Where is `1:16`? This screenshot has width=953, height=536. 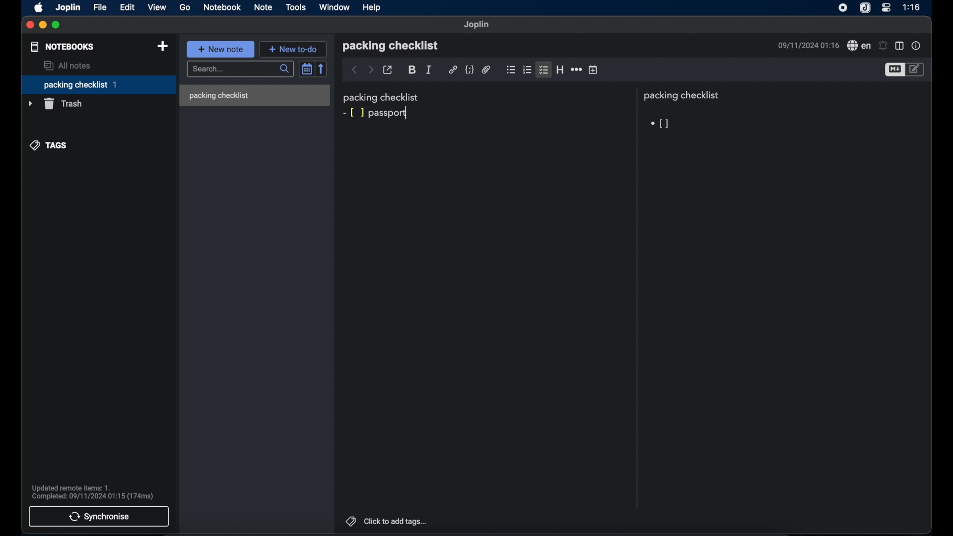
1:16 is located at coordinates (912, 7).